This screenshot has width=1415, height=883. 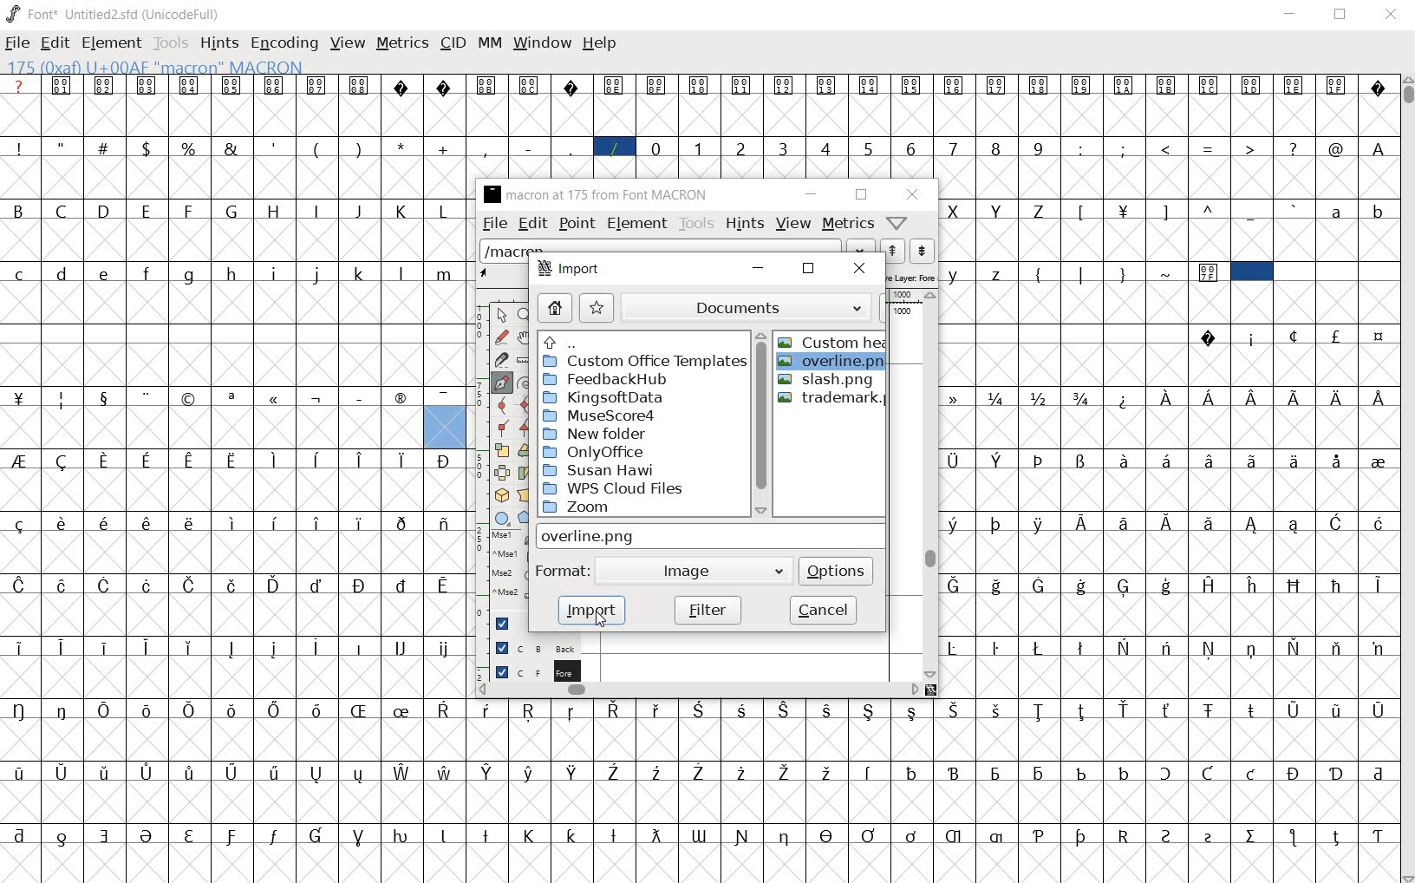 I want to click on Symbol, so click(x=997, y=461).